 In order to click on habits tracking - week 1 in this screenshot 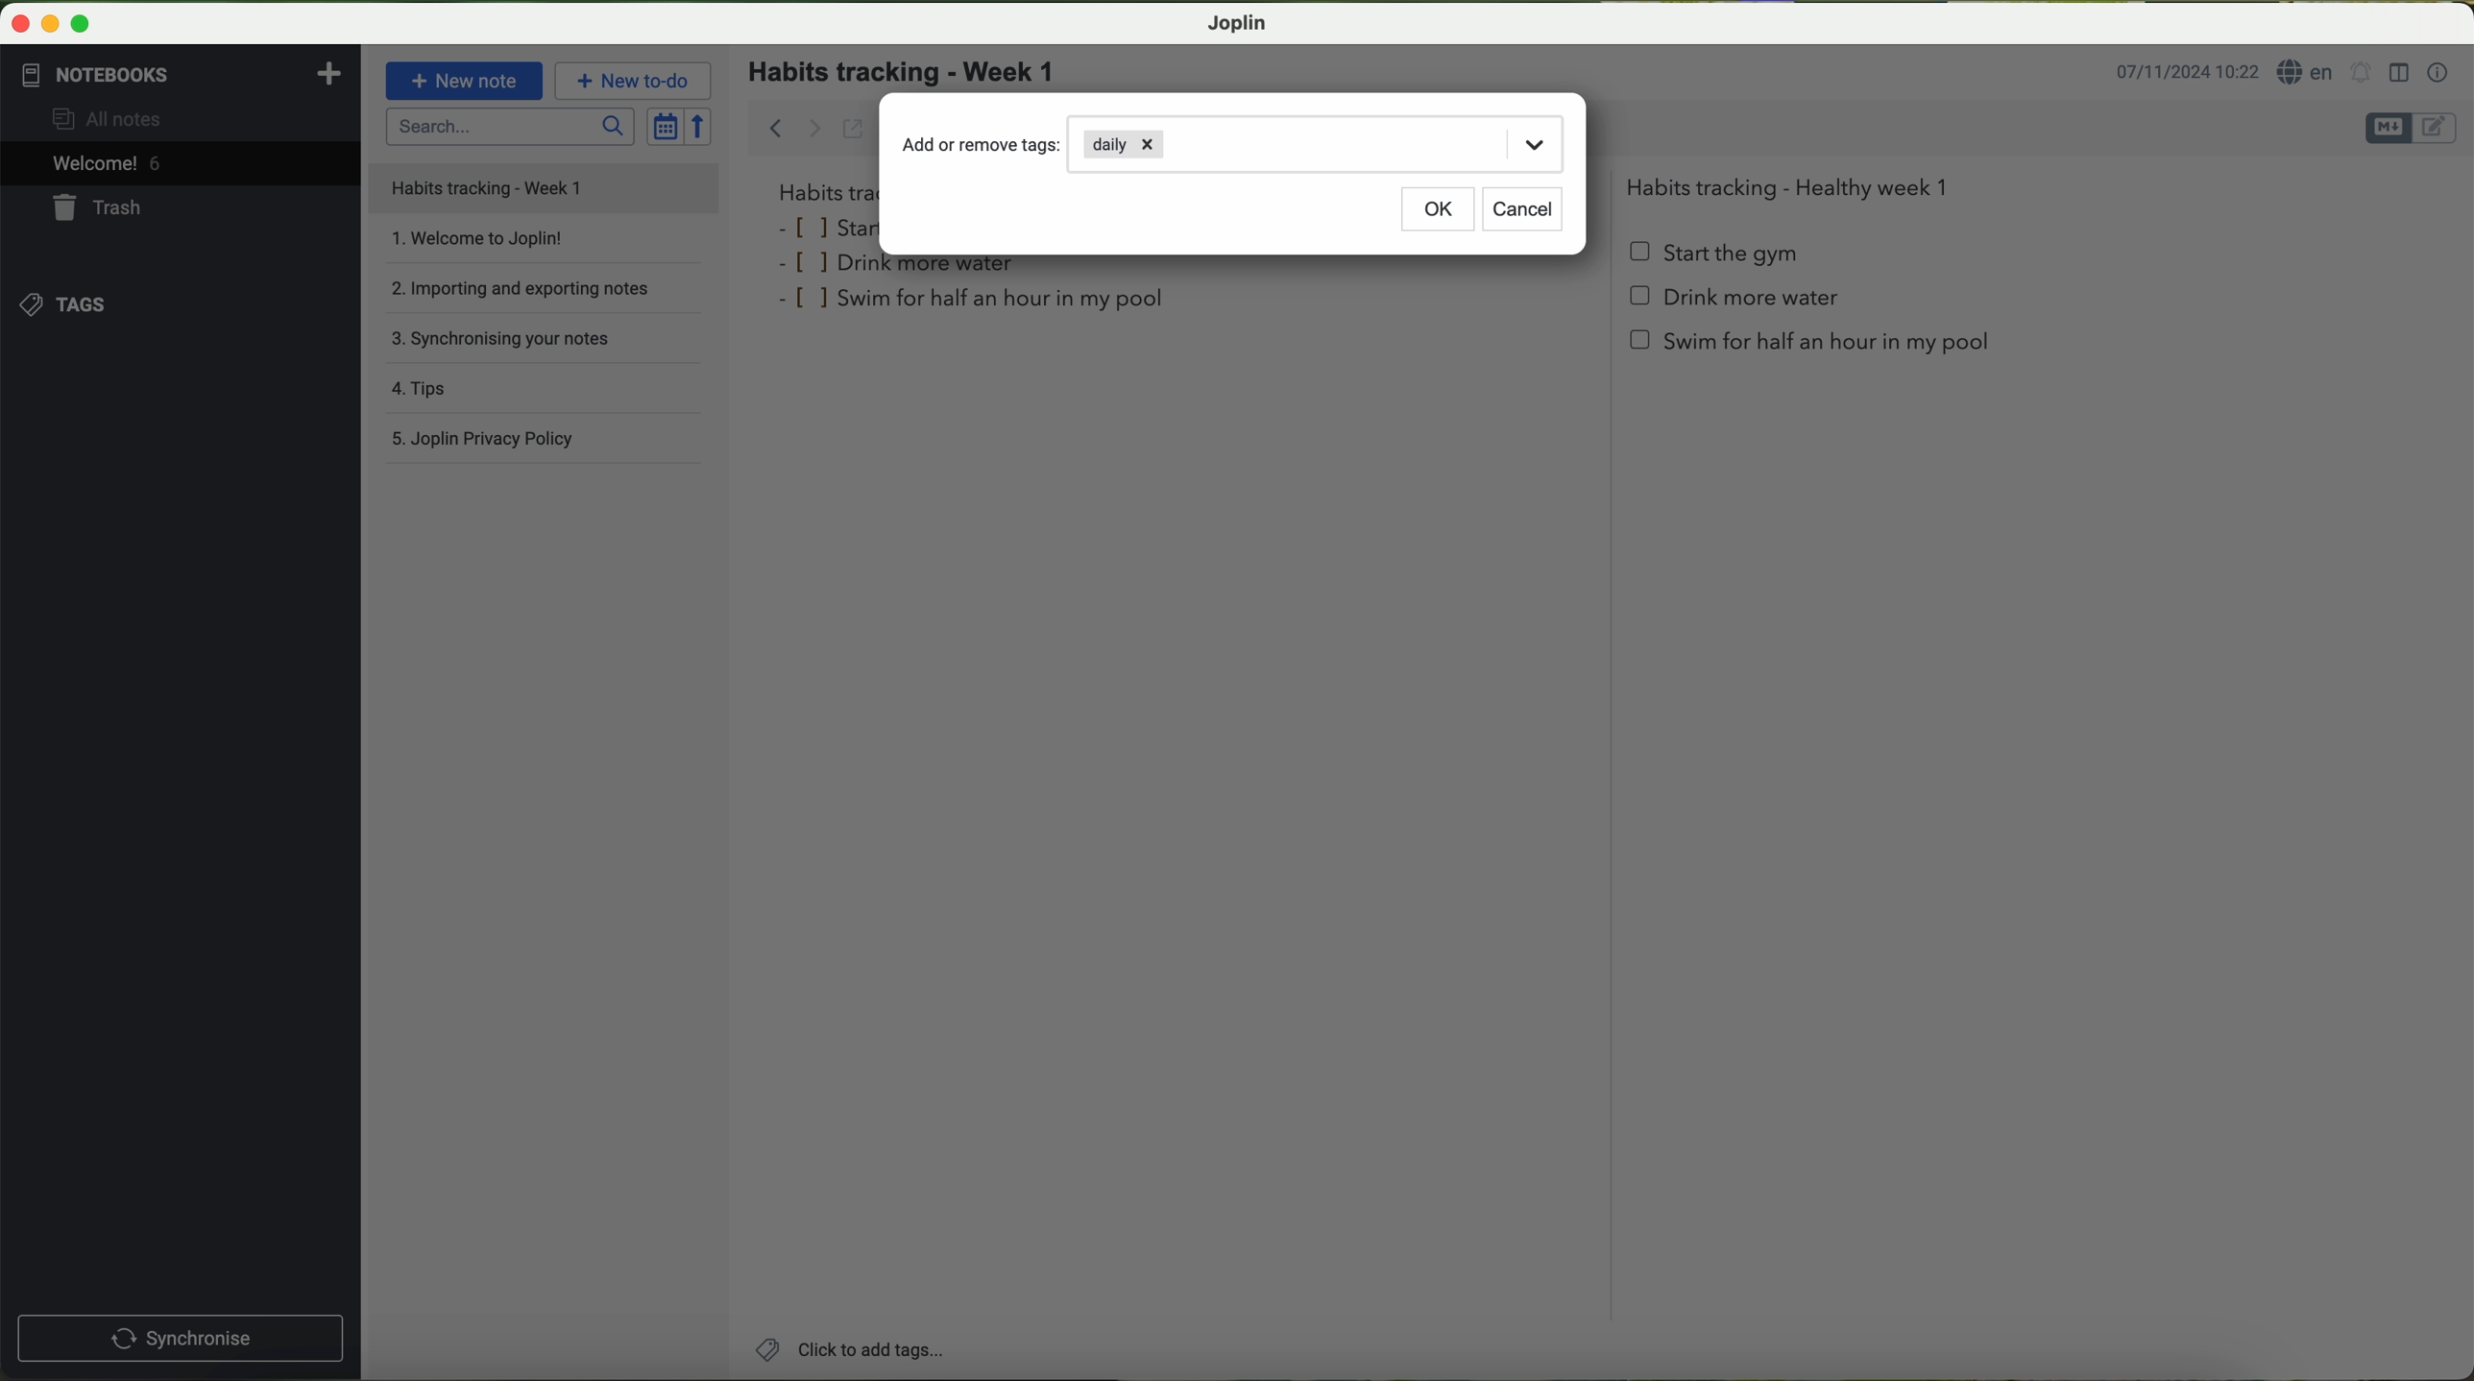, I will do `click(913, 73)`.